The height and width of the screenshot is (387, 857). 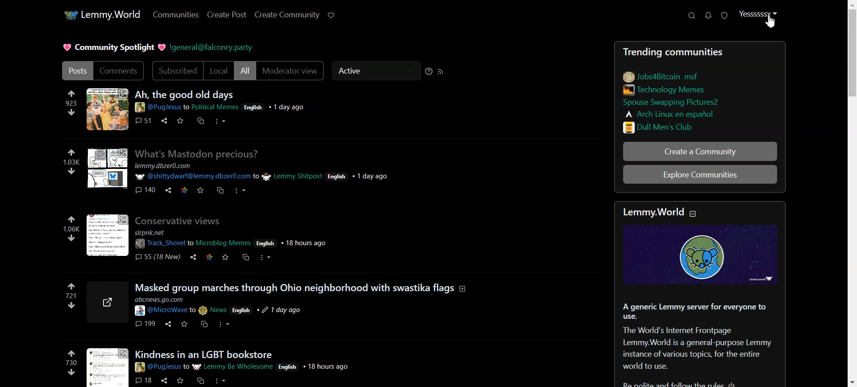 What do you see at coordinates (167, 324) in the screenshot?
I see `share` at bounding box center [167, 324].